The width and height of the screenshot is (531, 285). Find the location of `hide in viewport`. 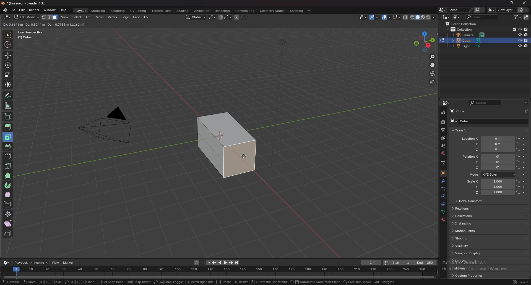

hide in viewport is located at coordinates (520, 29).